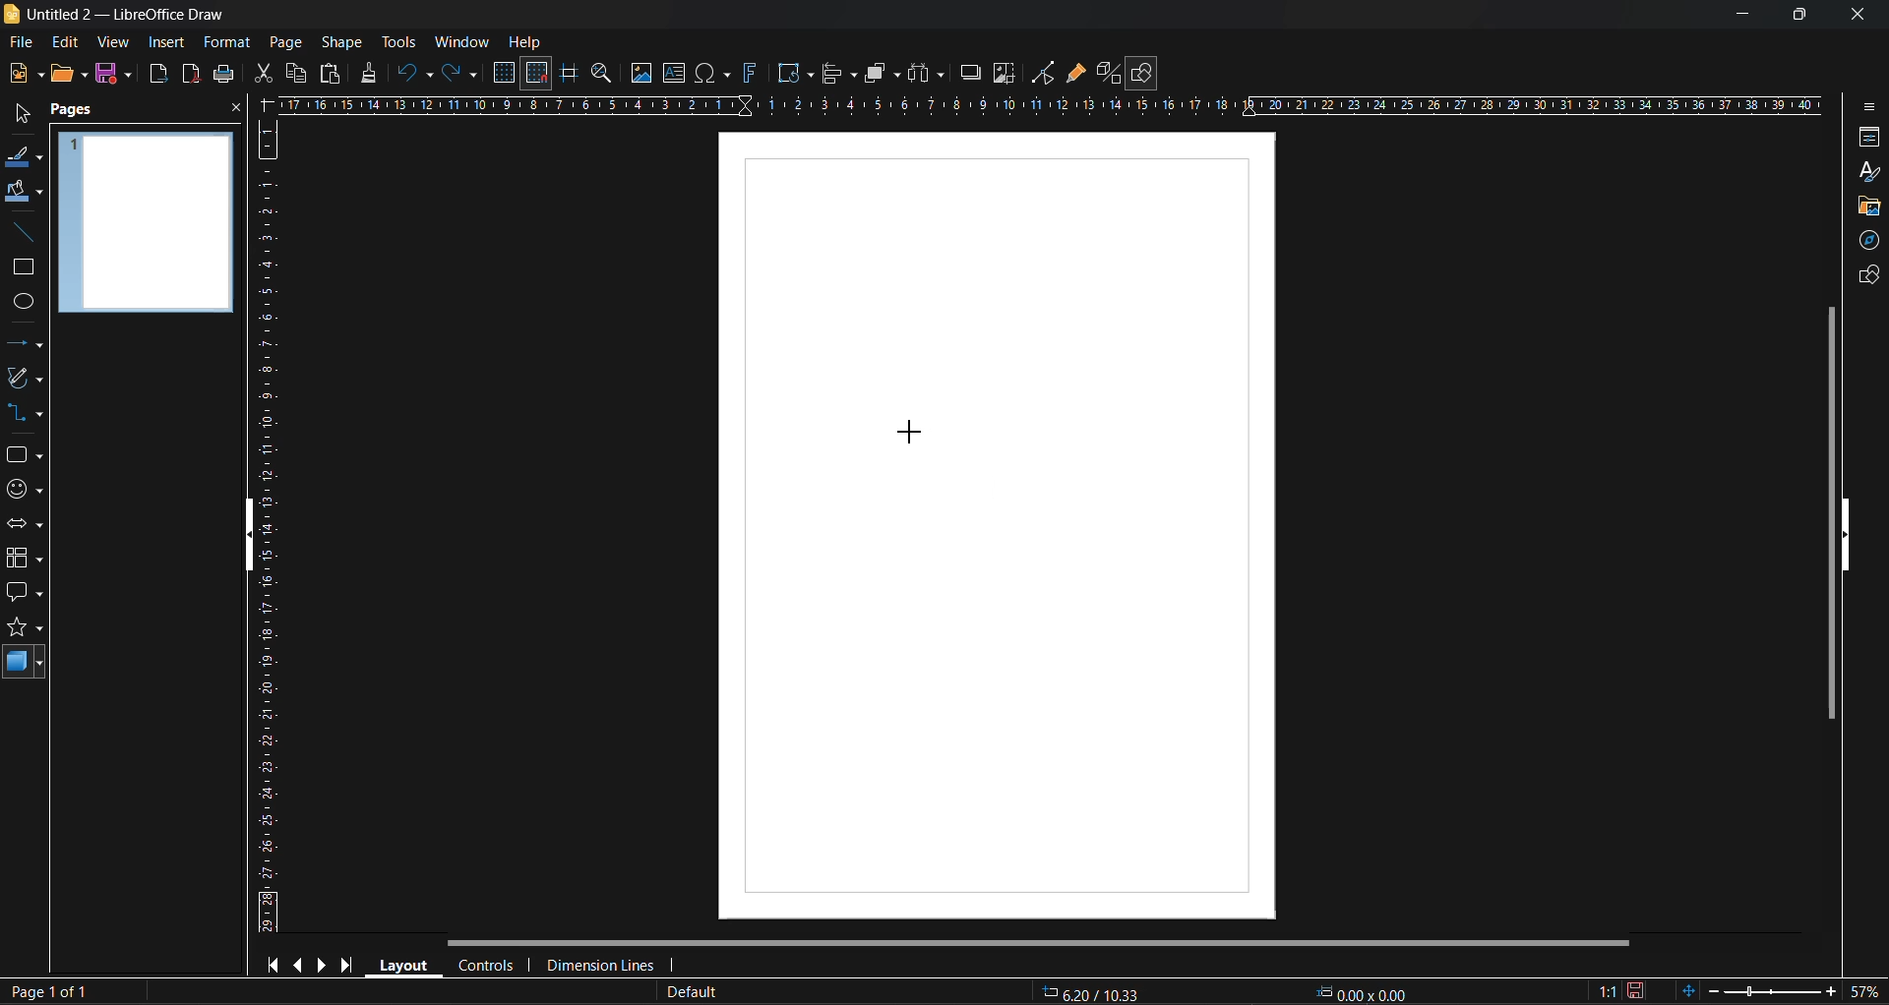  What do you see at coordinates (343, 964) in the screenshot?
I see `last` at bounding box center [343, 964].